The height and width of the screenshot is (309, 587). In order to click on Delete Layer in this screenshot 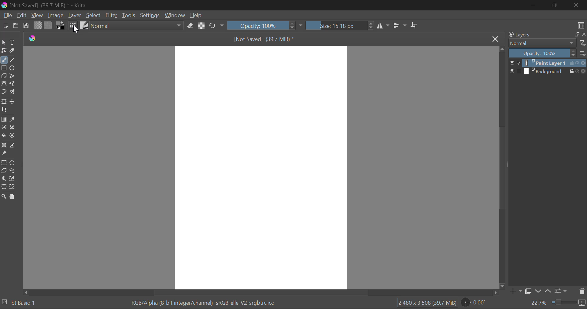, I will do `click(582, 291)`.